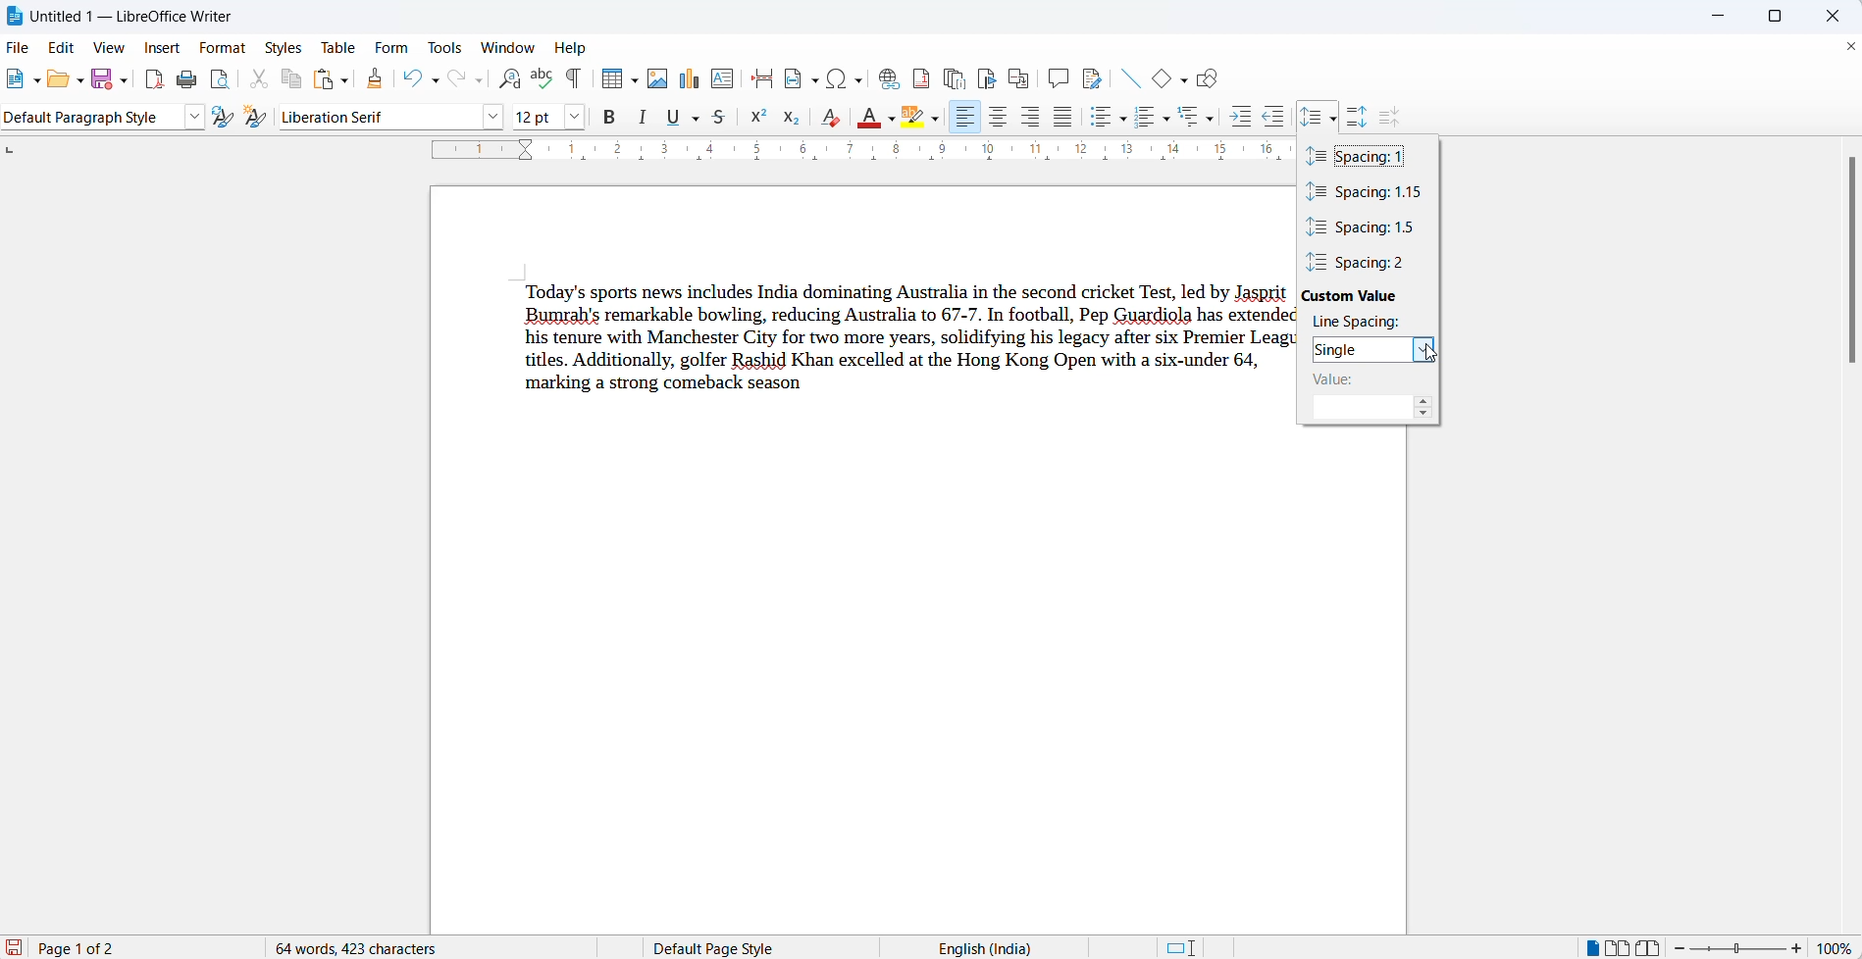 Image resolution: width=1862 pixels, height=959 pixels. What do you see at coordinates (1737, 948) in the screenshot?
I see `zoom slider` at bounding box center [1737, 948].